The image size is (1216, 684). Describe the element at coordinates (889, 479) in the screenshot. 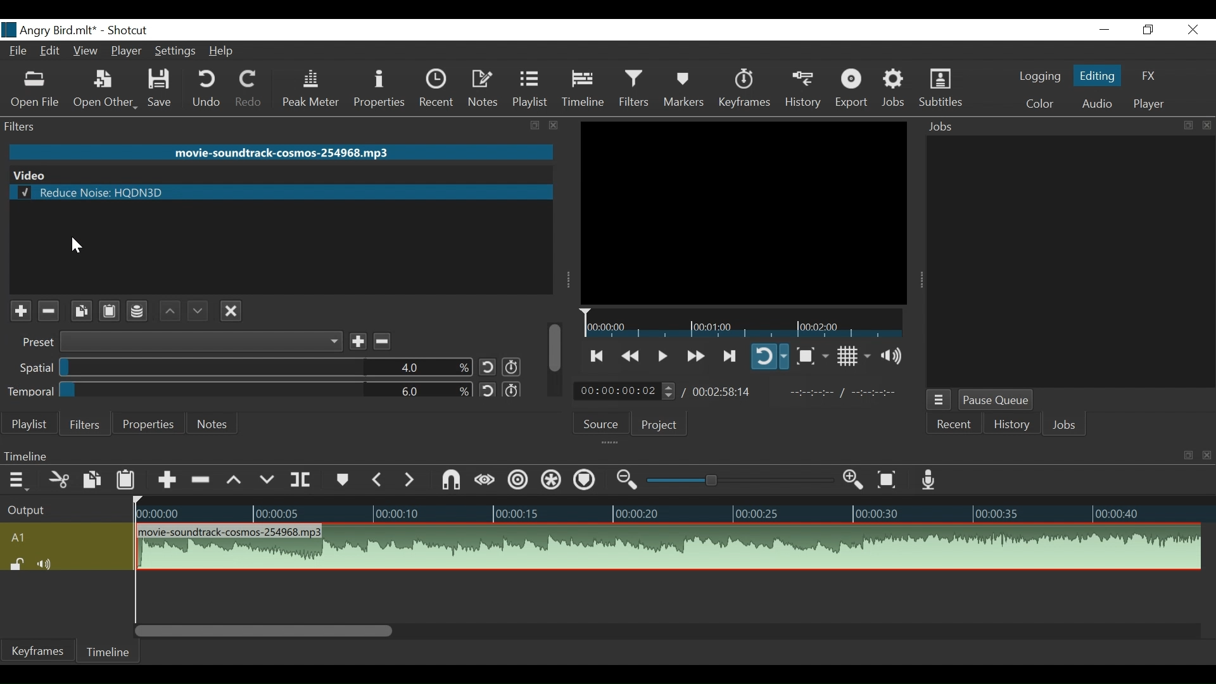

I see `Zoom to fit` at that location.